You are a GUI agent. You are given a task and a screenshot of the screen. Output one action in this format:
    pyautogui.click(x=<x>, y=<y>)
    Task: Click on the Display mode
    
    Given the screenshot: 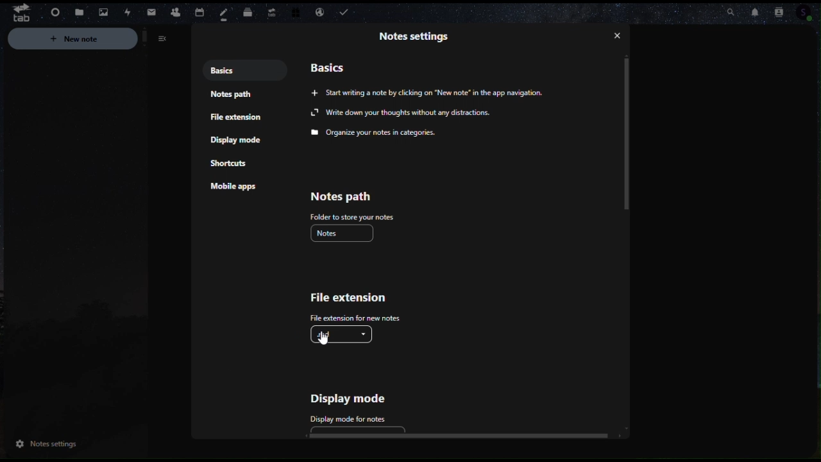 What is the action you would take?
    pyautogui.click(x=238, y=141)
    